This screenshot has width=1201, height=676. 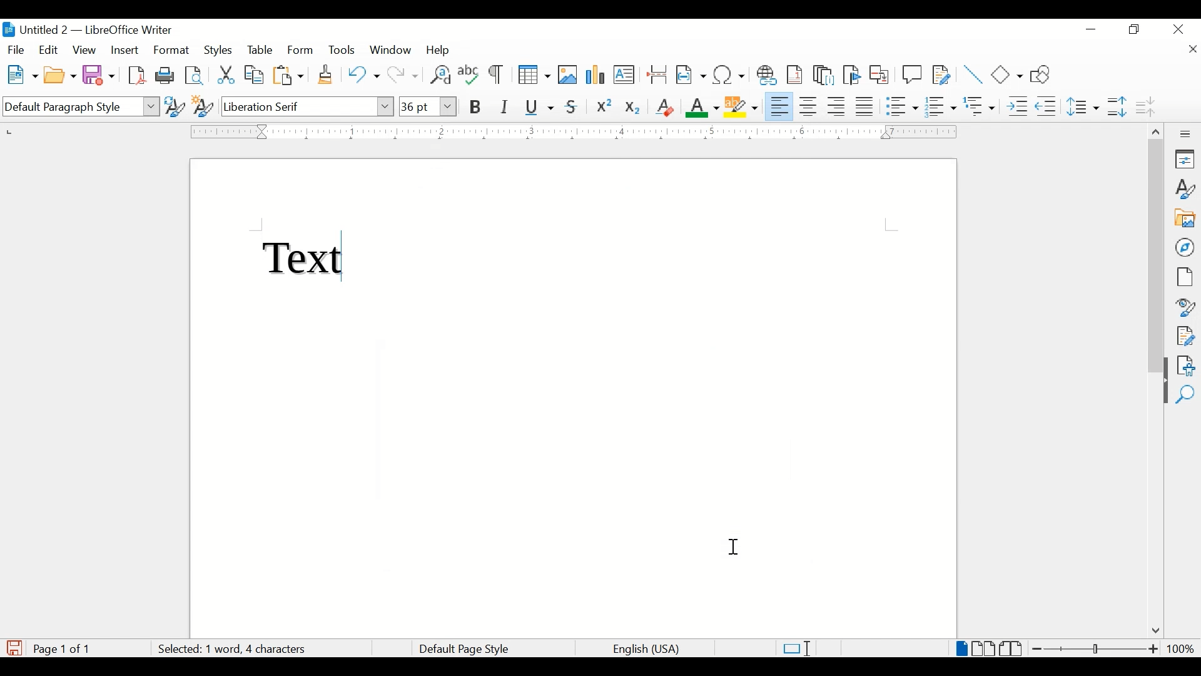 What do you see at coordinates (165, 74) in the screenshot?
I see `print` at bounding box center [165, 74].